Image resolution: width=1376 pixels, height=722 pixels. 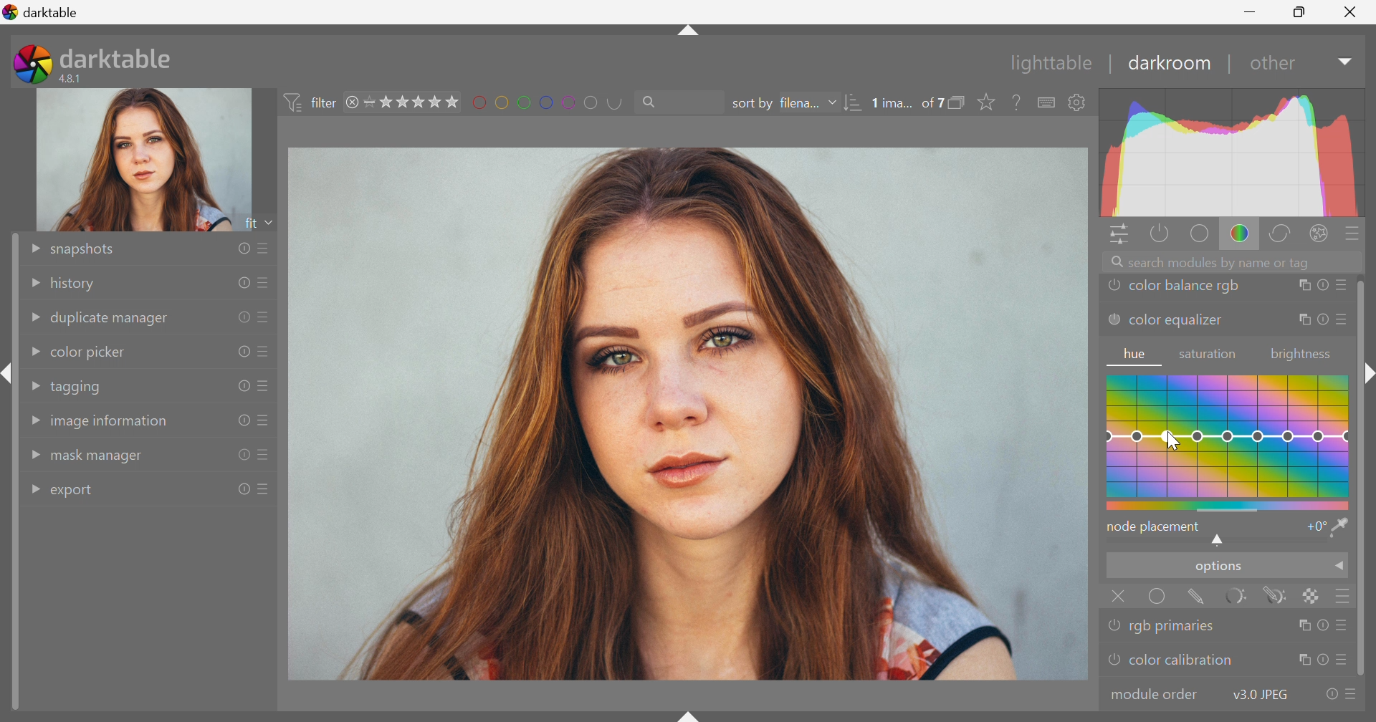 I want to click on mask manager, so click(x=100, y=458).